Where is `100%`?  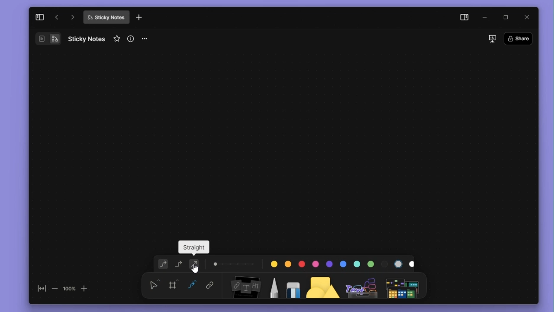 100% is located at coordinates (69, 288).